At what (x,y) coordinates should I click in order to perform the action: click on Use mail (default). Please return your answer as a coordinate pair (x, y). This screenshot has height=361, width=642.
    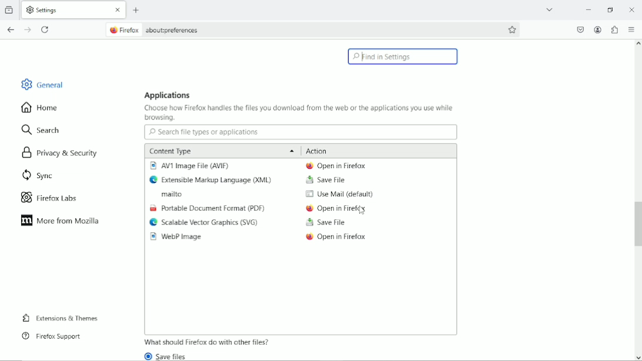
    Looking at the image, I should click on (339, 195).